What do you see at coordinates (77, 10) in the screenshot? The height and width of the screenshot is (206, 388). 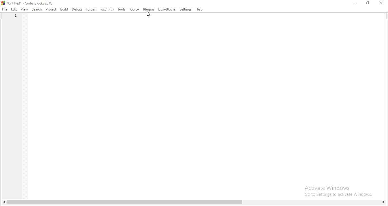 I see `Debug` at bounding box center [77, 10].